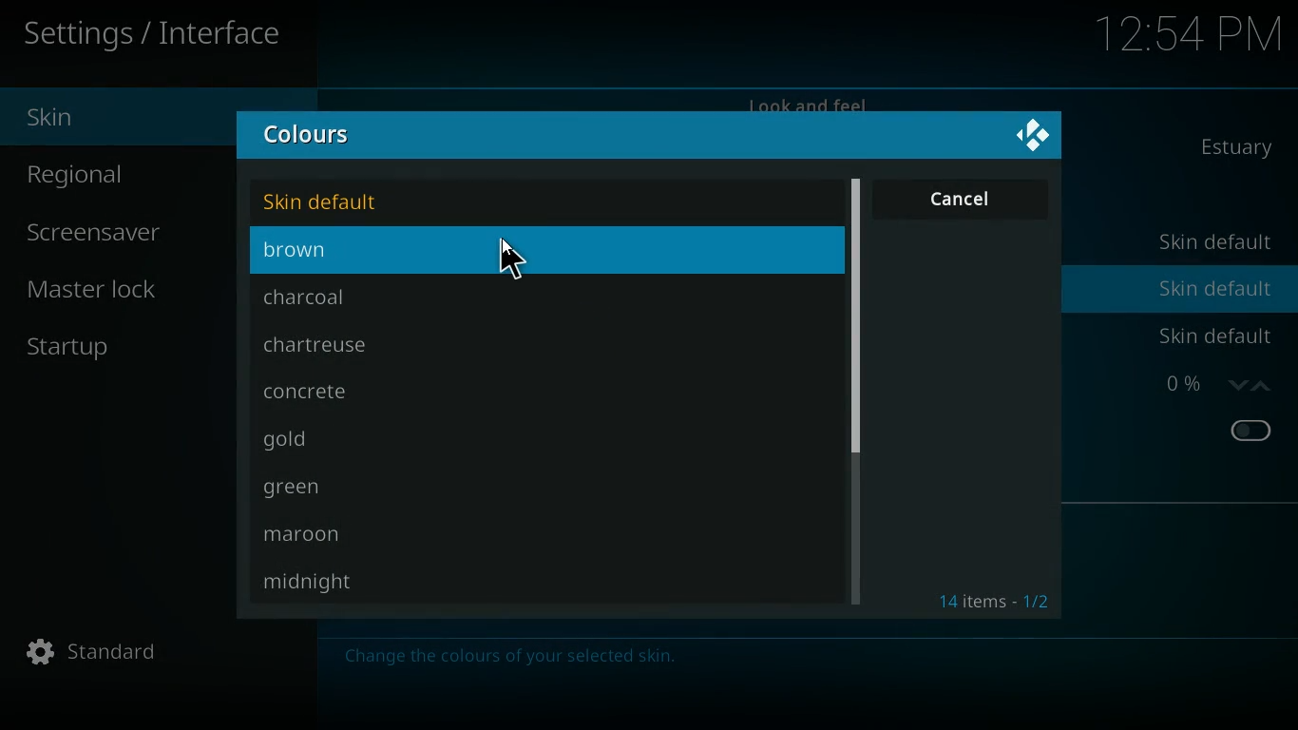  I want to click on midnight, so click(317, 584).